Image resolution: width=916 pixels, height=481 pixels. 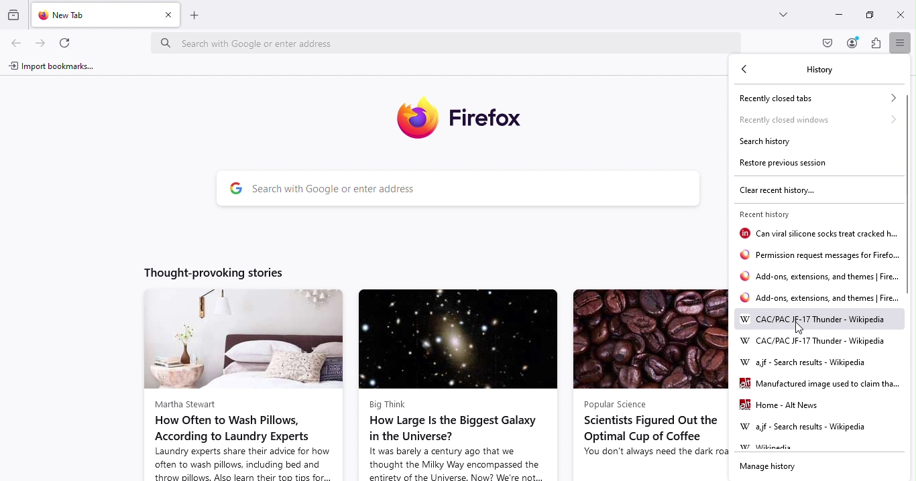 What do you see at coordinates (817, 234) in the screenshot?
I see `Webpage link` at bounding box center [817, 234].